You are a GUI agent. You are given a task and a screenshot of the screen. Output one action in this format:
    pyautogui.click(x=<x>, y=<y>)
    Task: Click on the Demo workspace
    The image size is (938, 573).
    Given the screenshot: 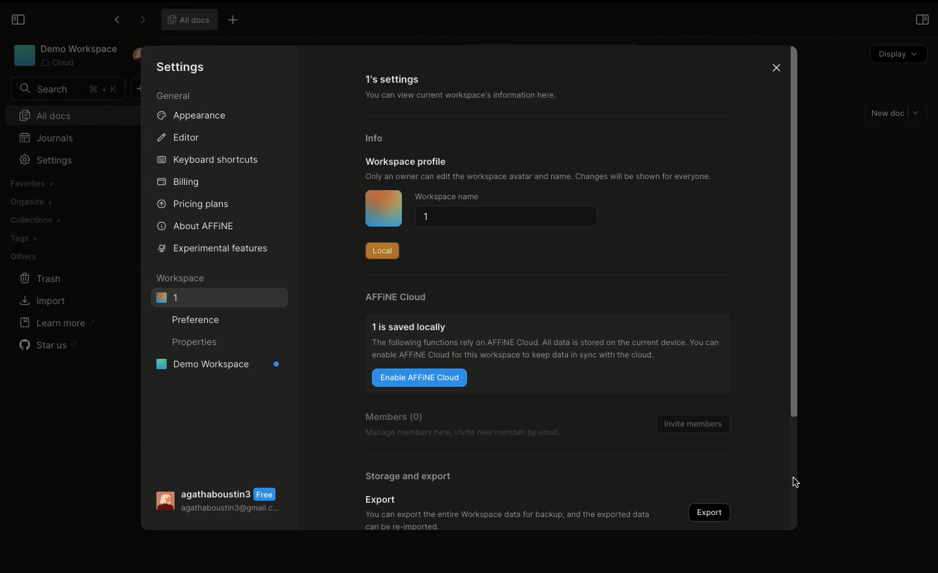 What is the action you would take?
    pyautogui.click(x=214, y=366)
    